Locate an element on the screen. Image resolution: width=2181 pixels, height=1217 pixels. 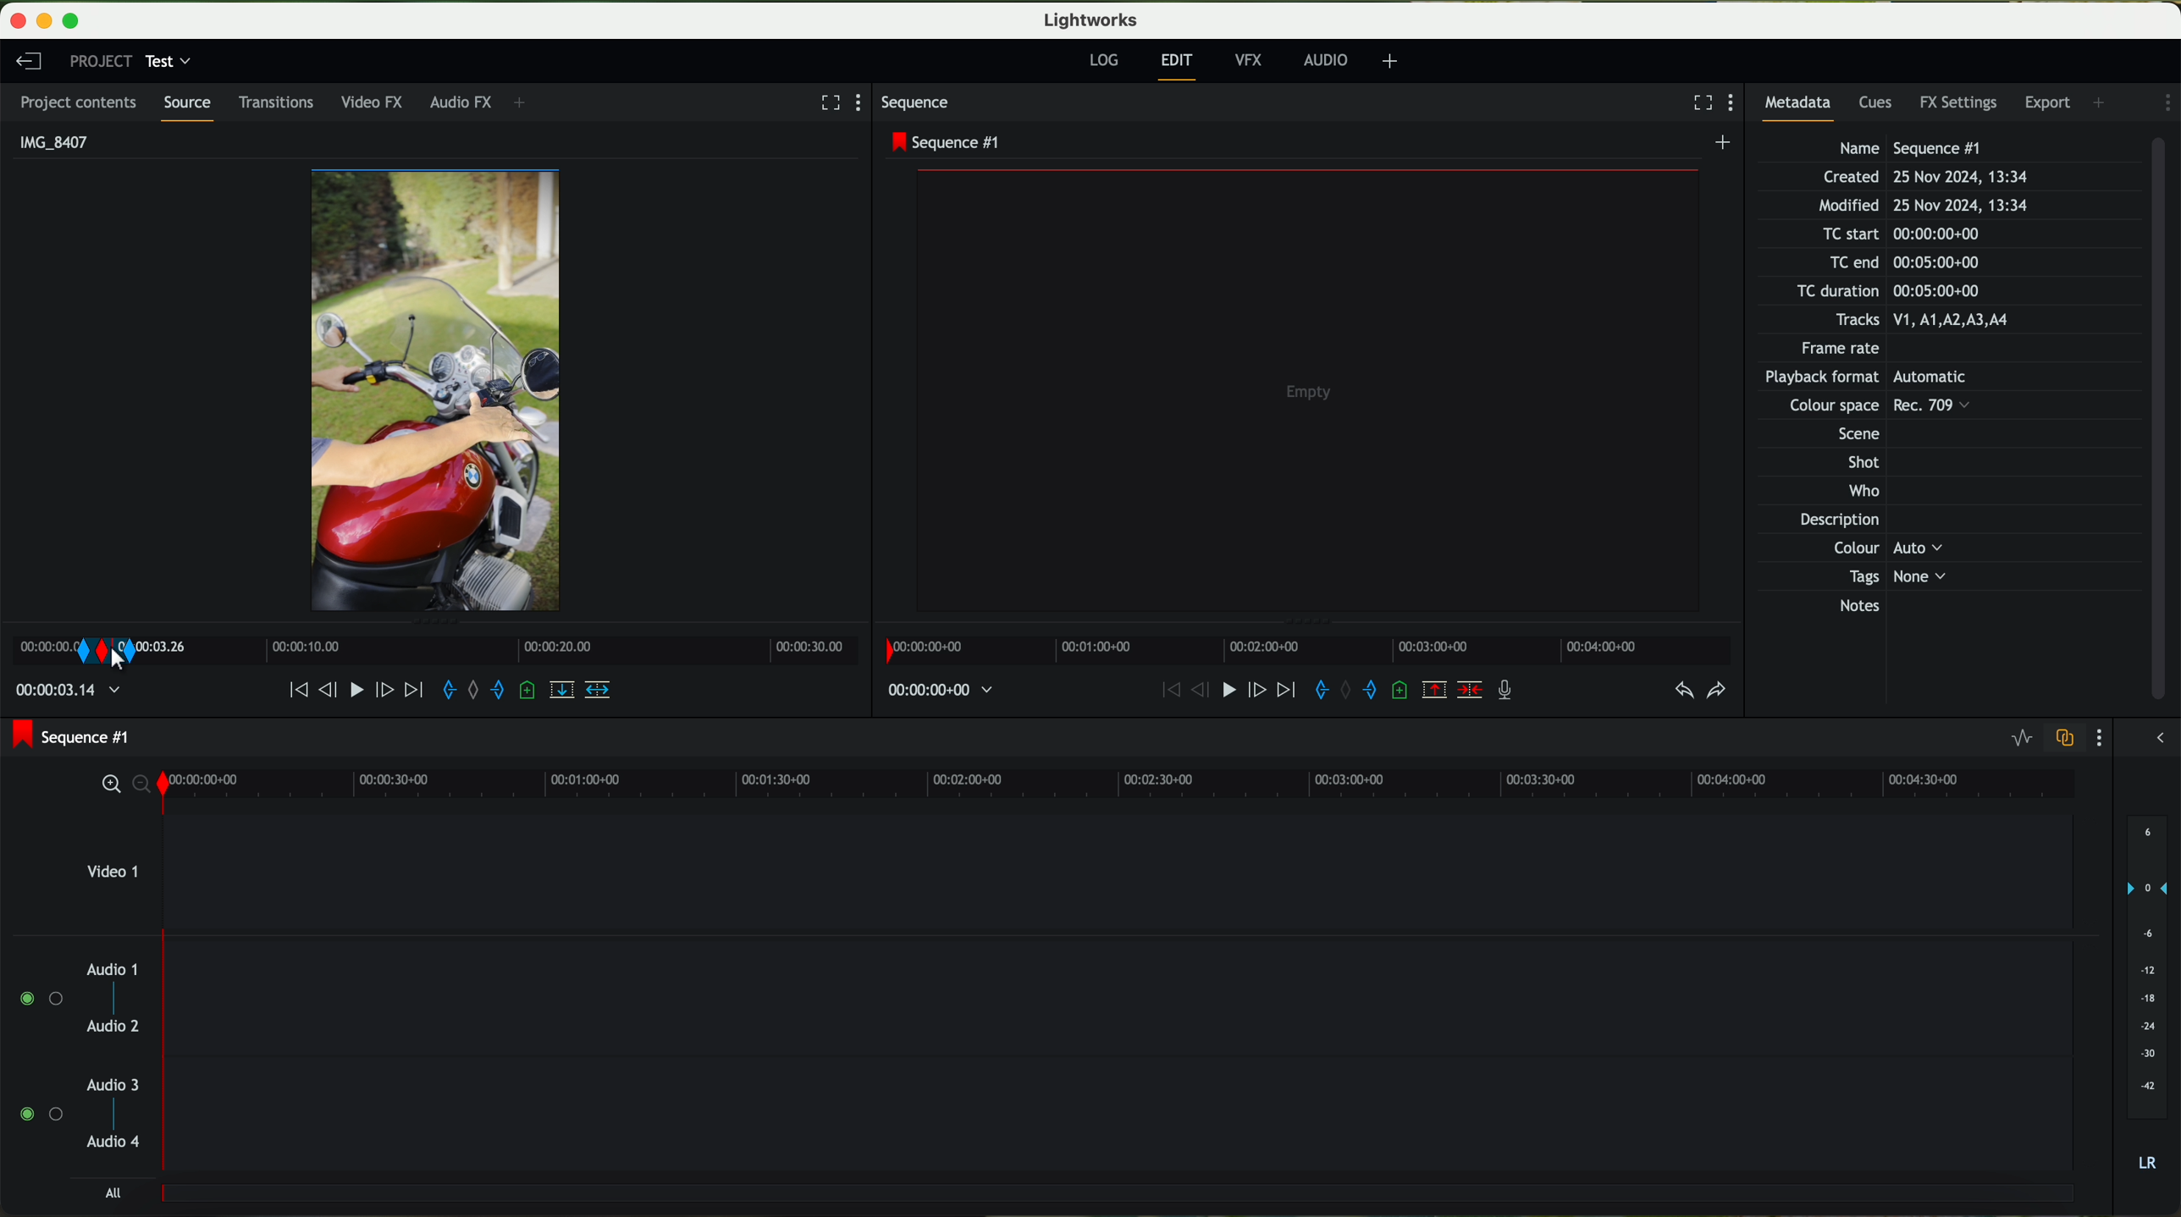
TC duration is located at coordinates (1878, 293).